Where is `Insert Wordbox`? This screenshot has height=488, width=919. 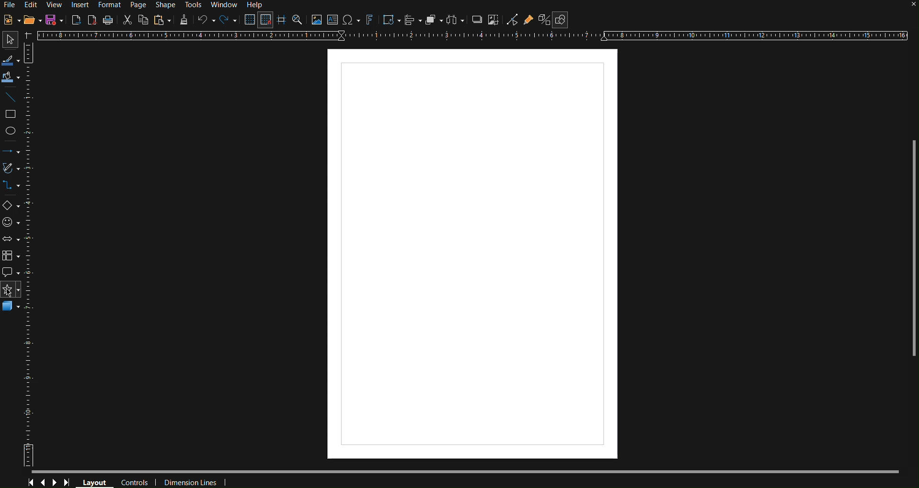 Insert Wordbox is located at coordinates (333, 21).